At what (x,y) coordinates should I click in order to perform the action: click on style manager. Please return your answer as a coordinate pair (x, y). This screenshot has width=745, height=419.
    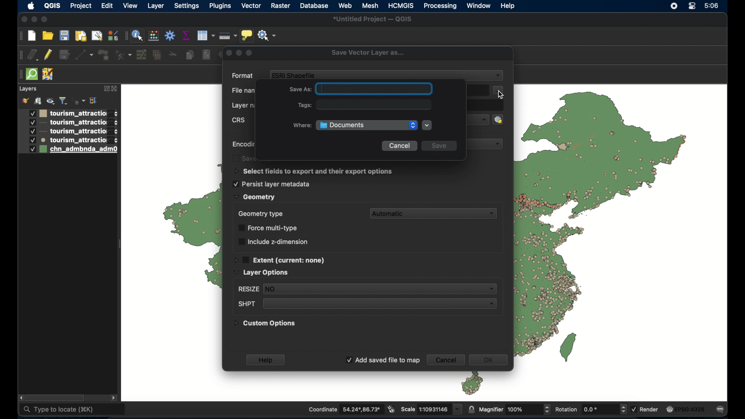
    Looking at the image, I should click on (112, 35).